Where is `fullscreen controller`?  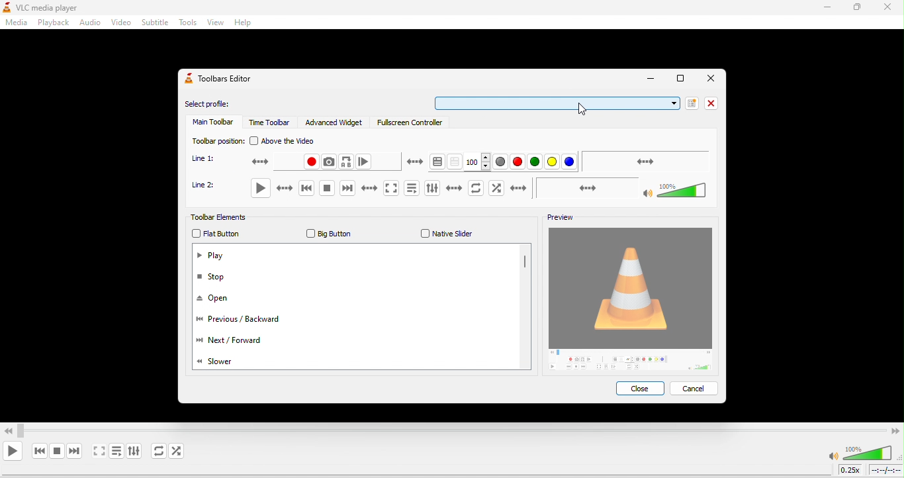 fullscreen controller is located at coordinates (410, 124).